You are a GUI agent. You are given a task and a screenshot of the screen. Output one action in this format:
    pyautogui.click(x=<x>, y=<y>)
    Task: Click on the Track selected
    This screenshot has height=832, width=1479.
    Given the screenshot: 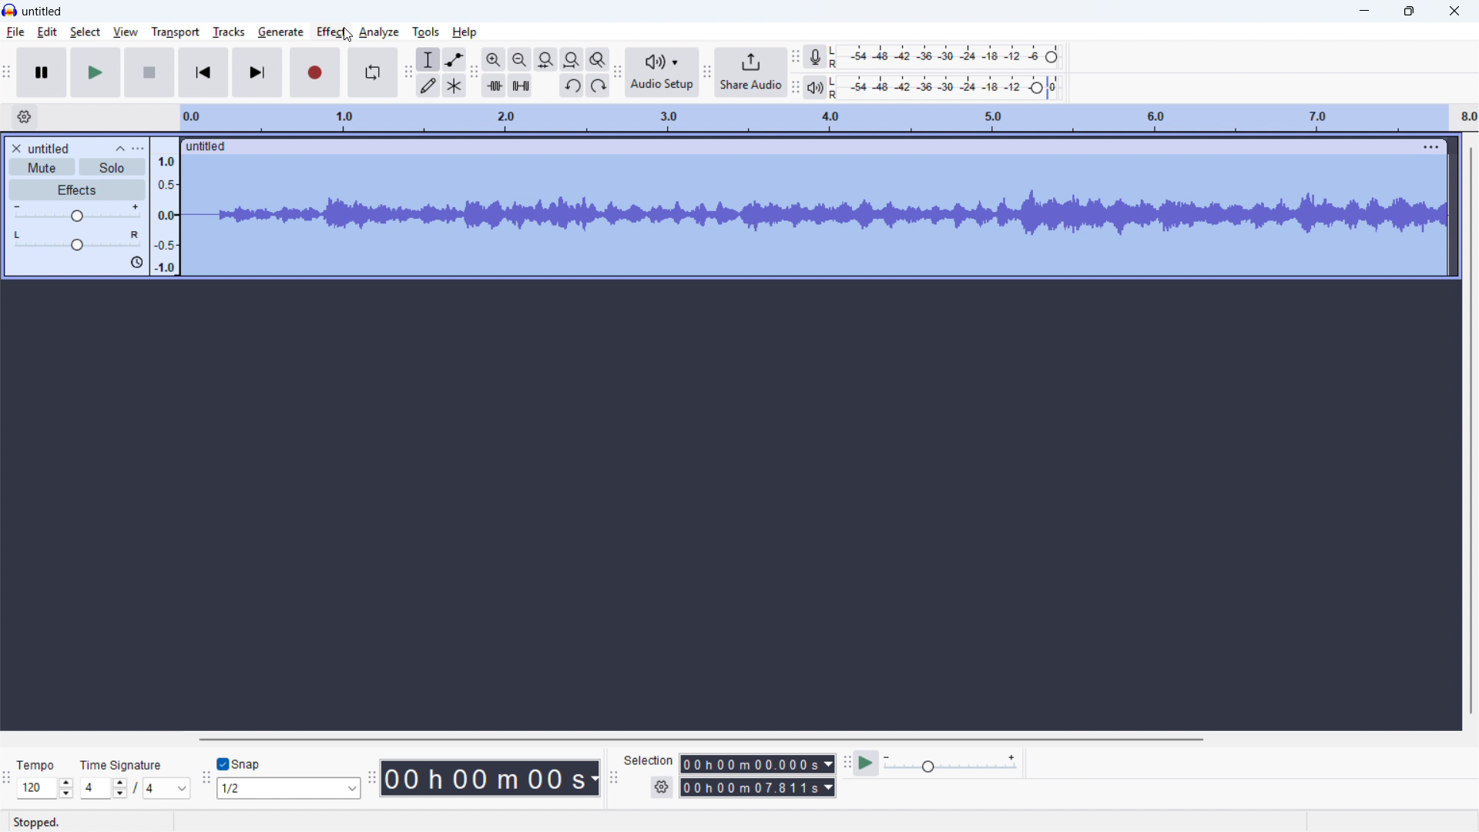 What is the action you would take?
    pyautogui.click(x=813, y=216)
    